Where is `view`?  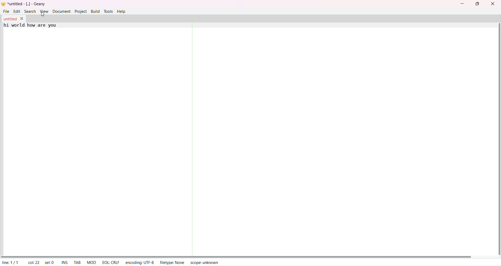
view is located at coordinates (44, 11).